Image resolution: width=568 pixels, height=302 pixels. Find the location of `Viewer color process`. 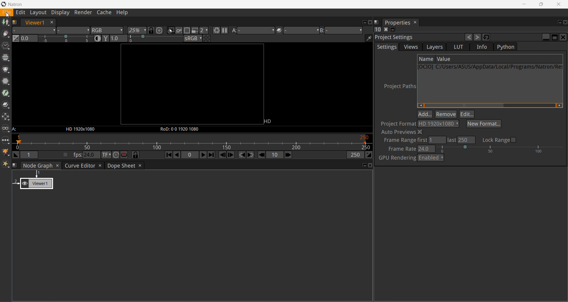

Viewer color process is located at coordinates (193, 39).